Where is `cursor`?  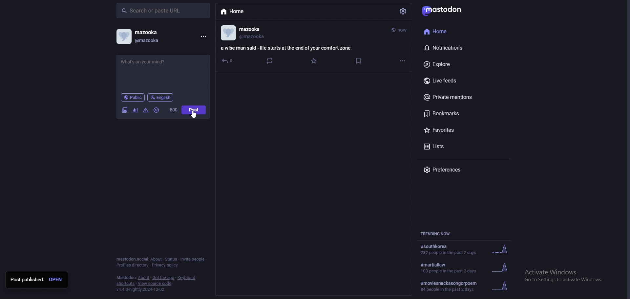
cursor is located at coordinates (193, 114).